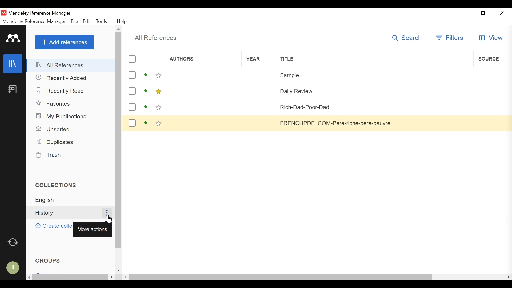 Image resolution: width=512 pixels, height=288 pixels. I want to click on More Options, so click(106, 213).